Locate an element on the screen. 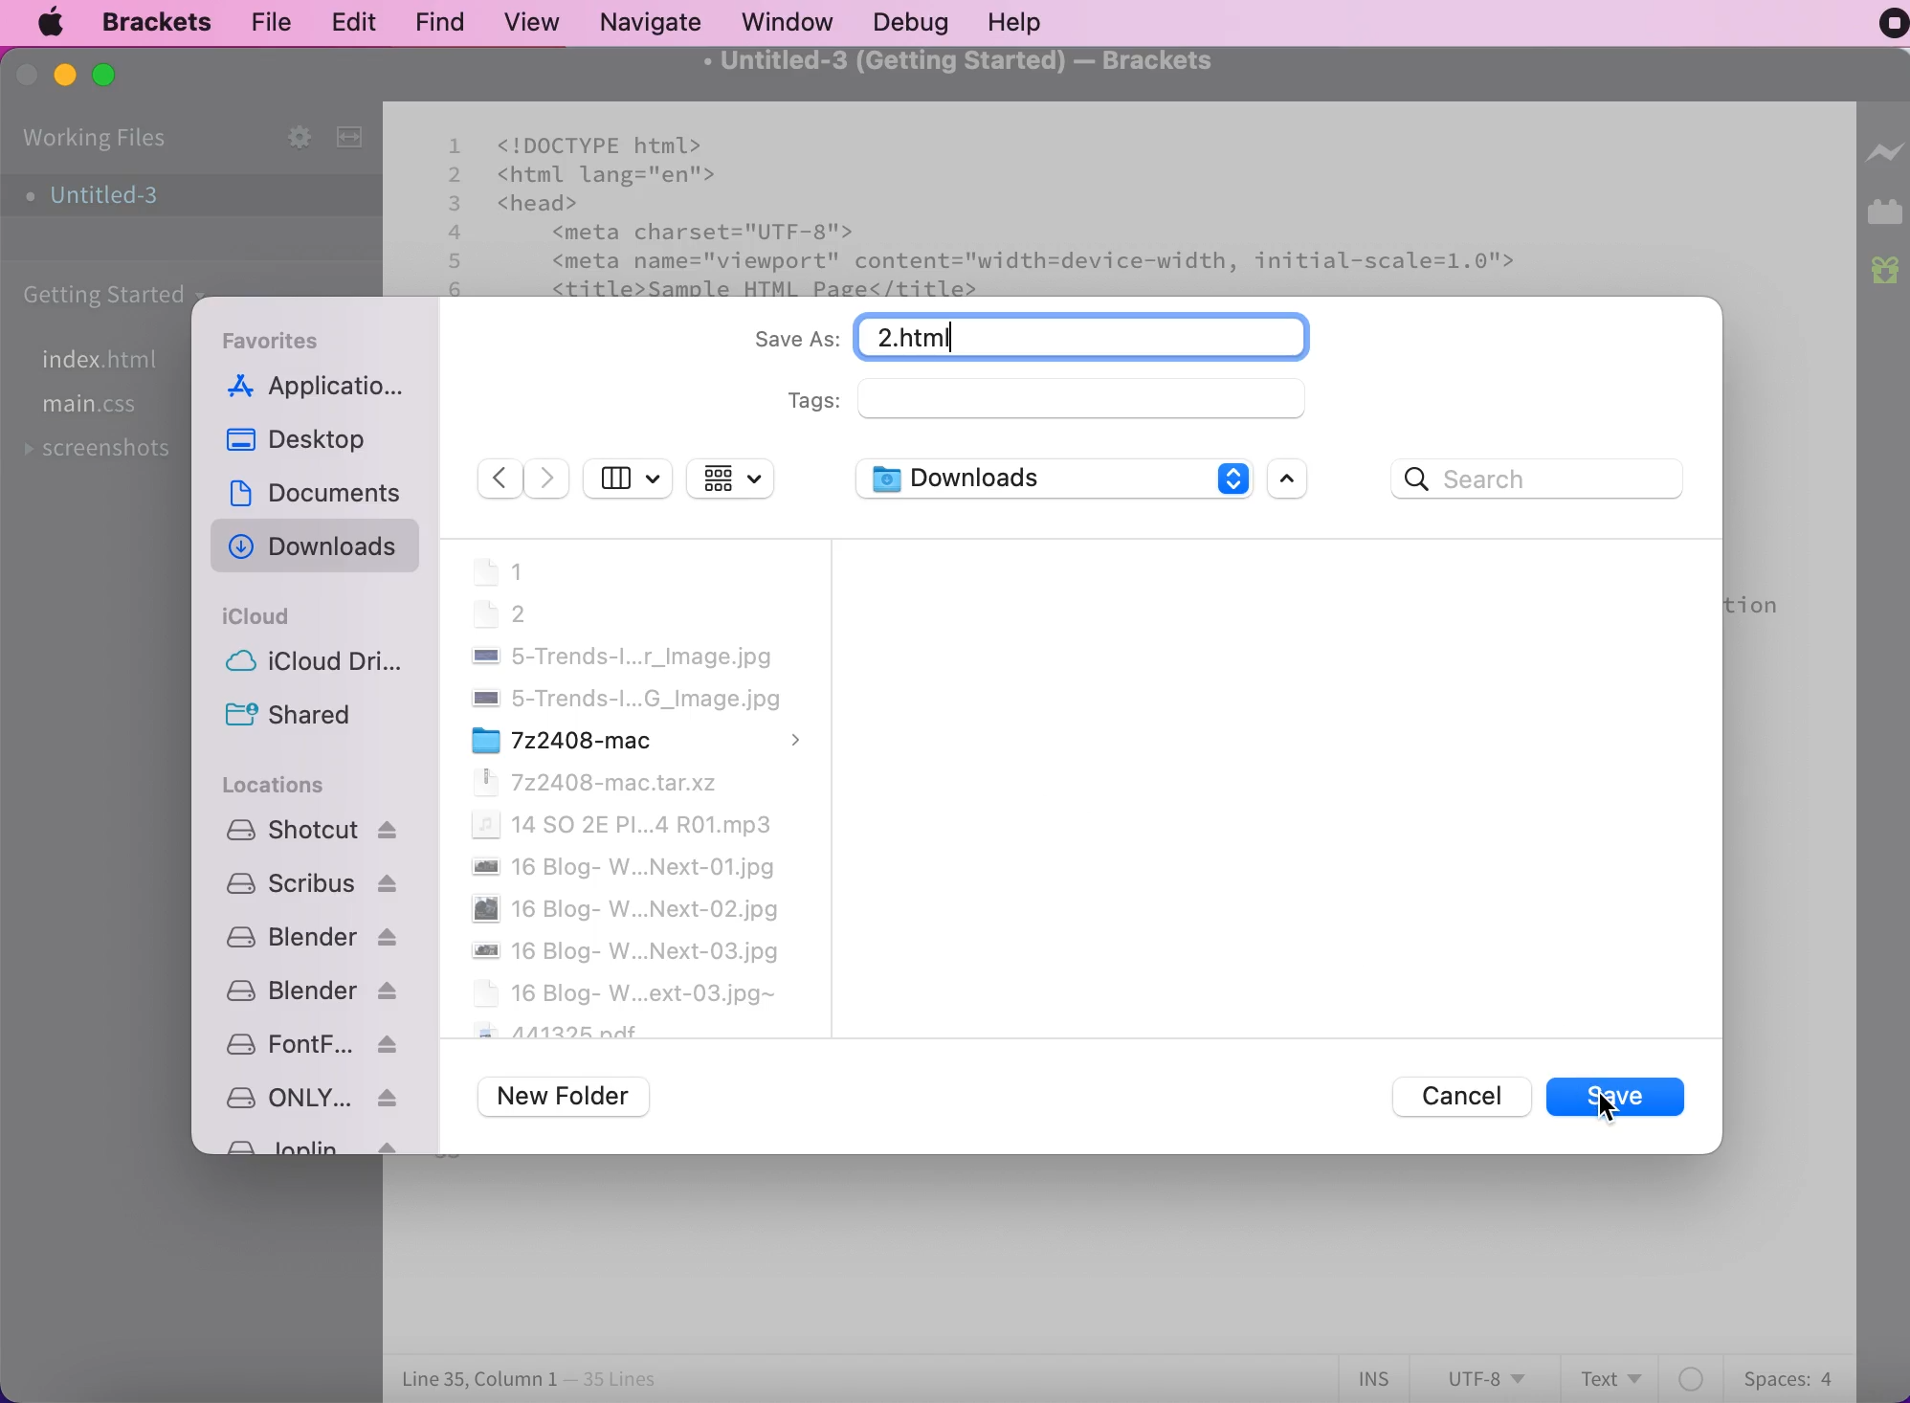  window is located at coordinates (790, 20).